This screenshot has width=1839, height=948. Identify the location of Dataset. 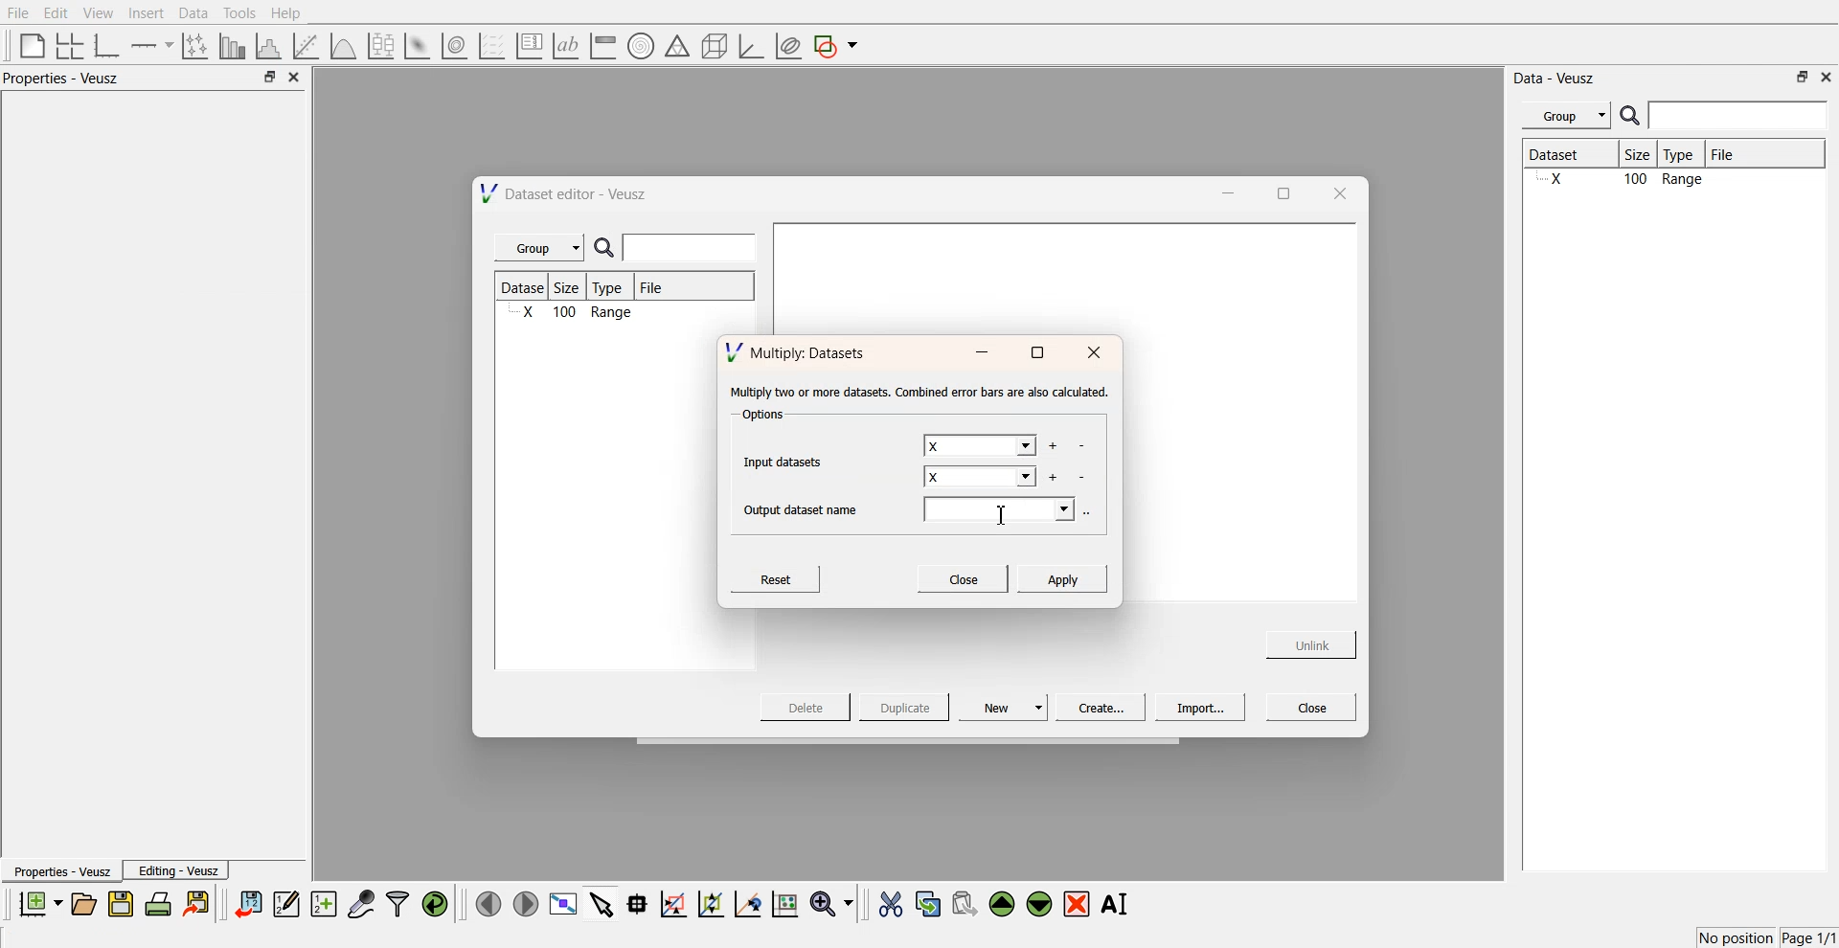
(525, 287).